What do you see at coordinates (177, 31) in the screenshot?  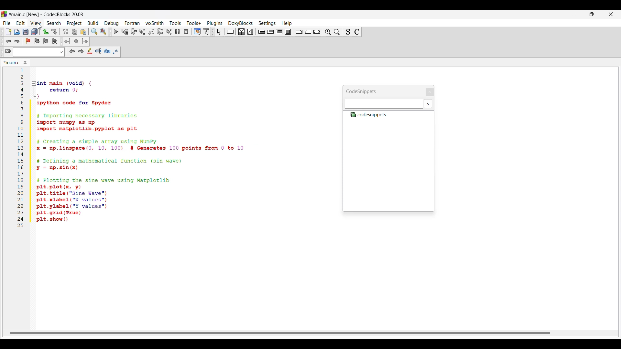 I see `Break debugger` at bounding box center [177, 31].